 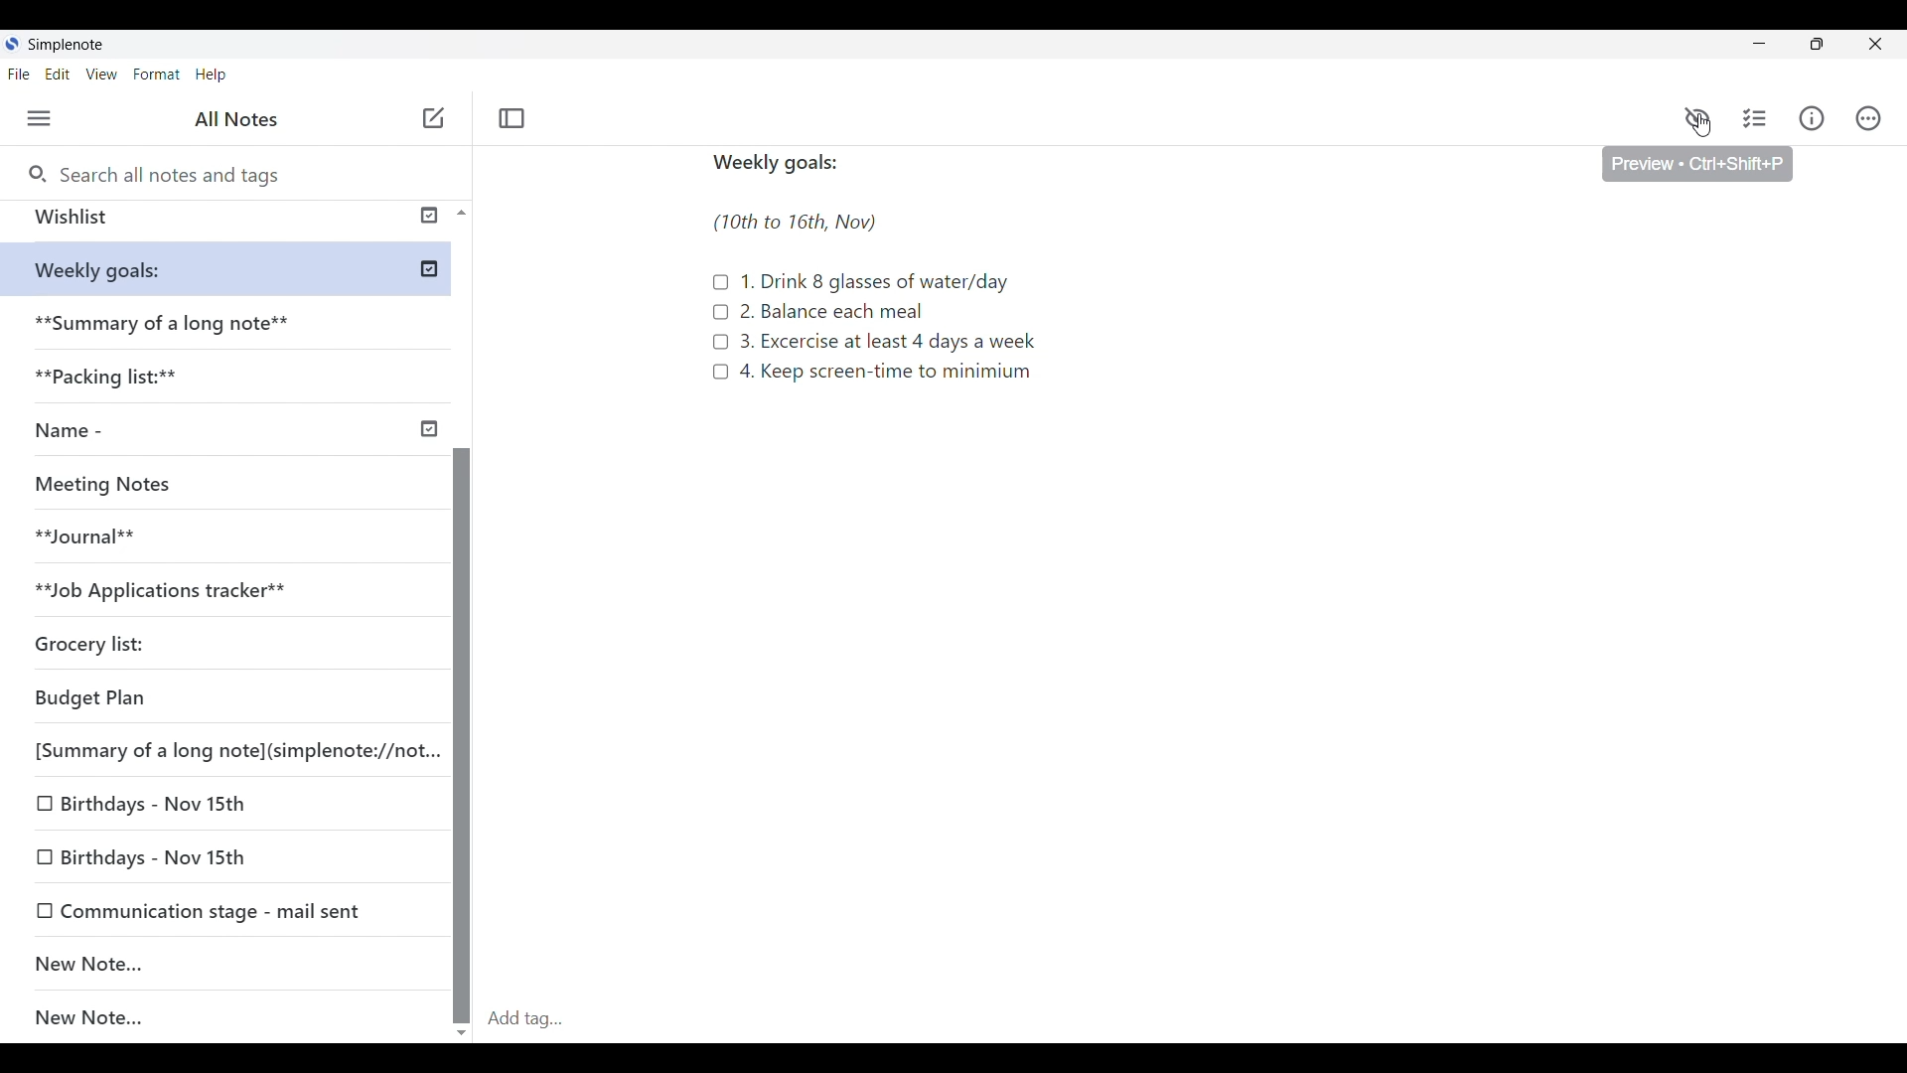 I want to click on New note, so click(x=215, y=963).